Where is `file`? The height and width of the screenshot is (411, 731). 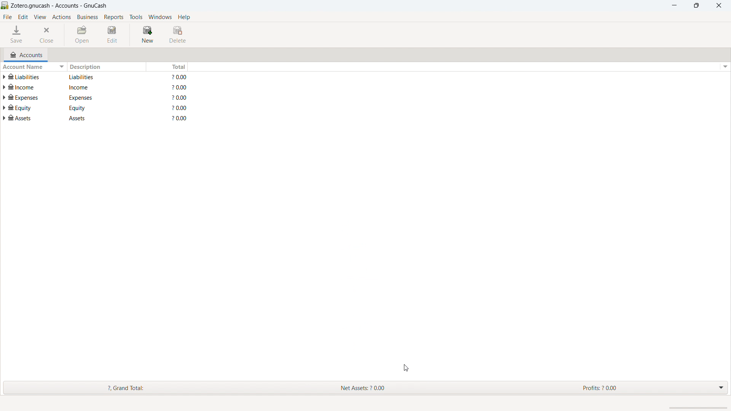 file is located at coordinates (7, 17).